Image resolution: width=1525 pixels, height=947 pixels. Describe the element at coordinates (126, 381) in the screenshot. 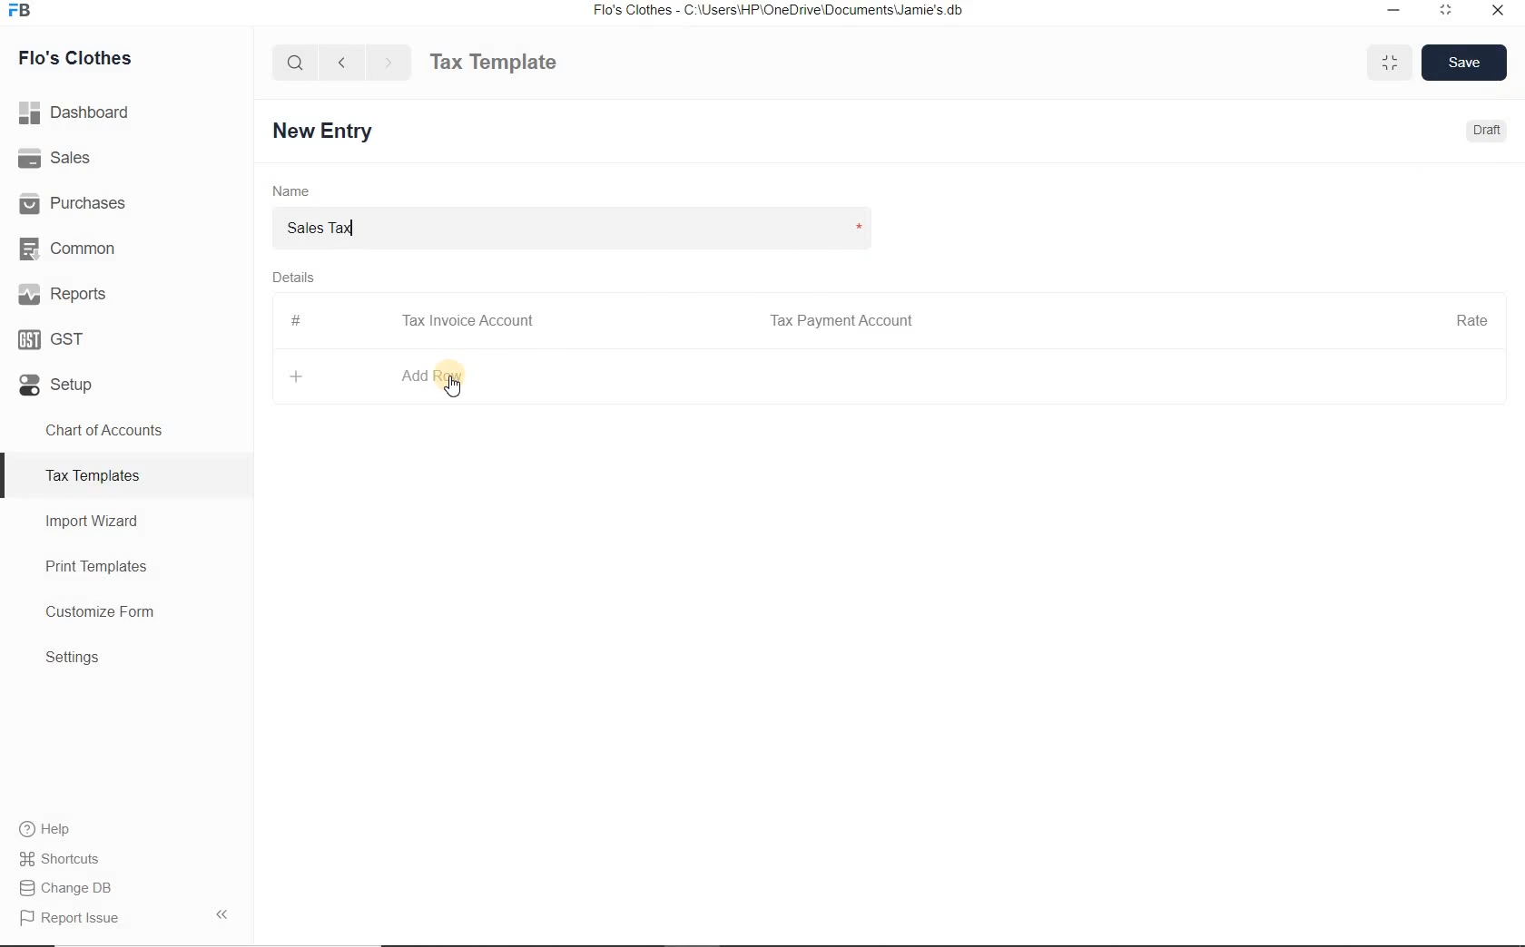

I see `Setup` at that location.